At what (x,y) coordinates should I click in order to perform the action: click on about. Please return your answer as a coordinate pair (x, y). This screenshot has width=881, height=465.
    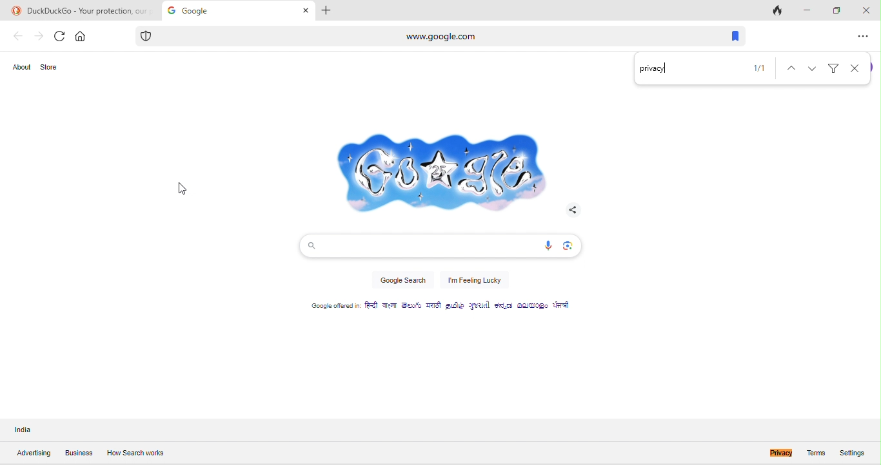
    Looking at the image, I should click on (23, 68).